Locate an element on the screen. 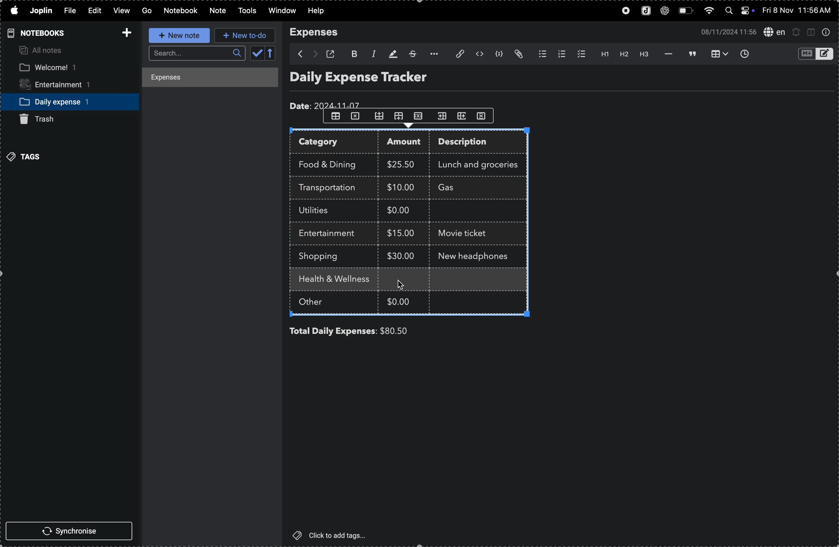 The height and width of the screenshot is (547, 839). Gas is located at coordinates (459, 188).